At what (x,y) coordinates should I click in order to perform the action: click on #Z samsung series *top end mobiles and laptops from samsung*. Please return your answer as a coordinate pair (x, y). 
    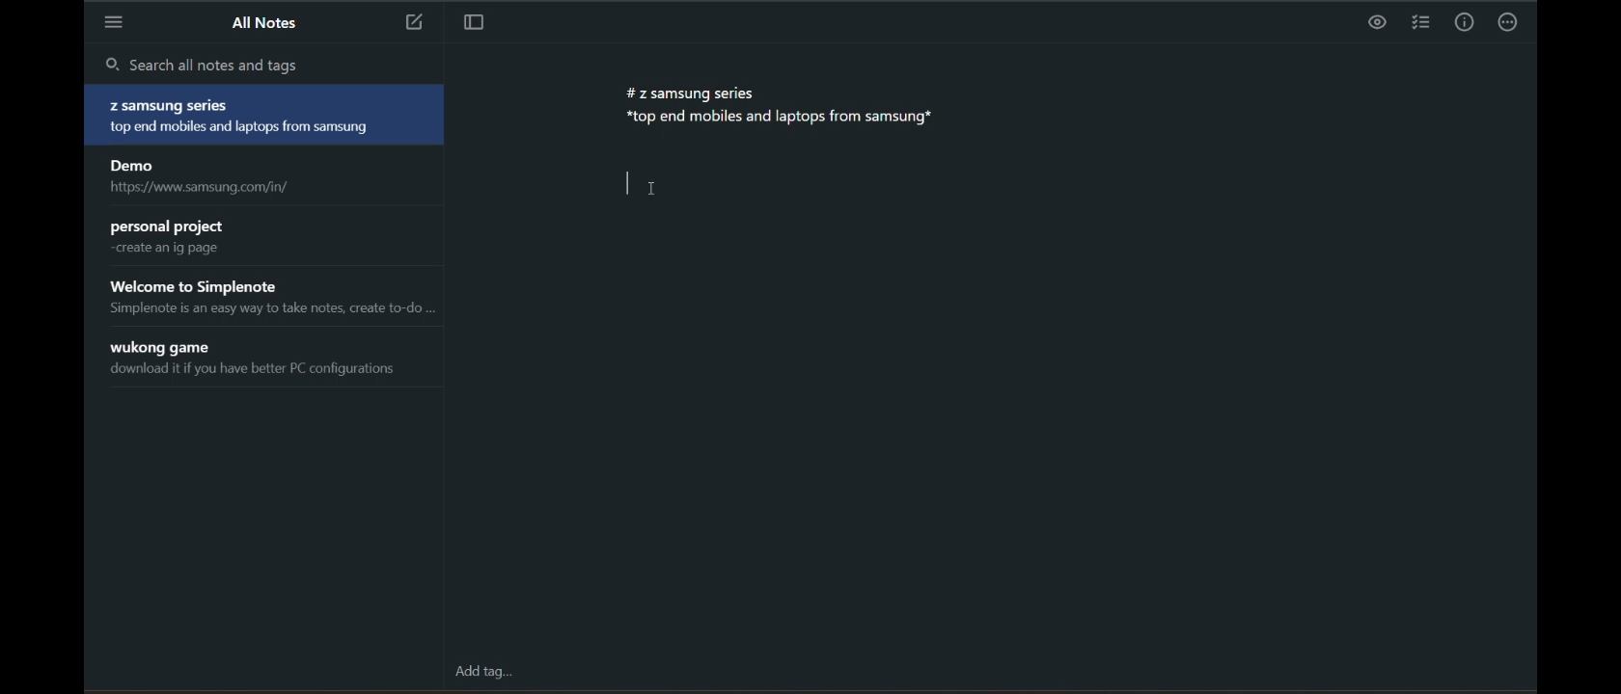
    Looking at the image, I should click on (266, 117).